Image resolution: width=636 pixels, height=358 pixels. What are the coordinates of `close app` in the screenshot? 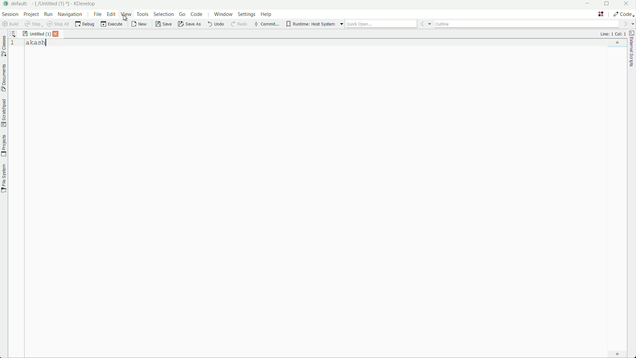 It's located at (628, 4).